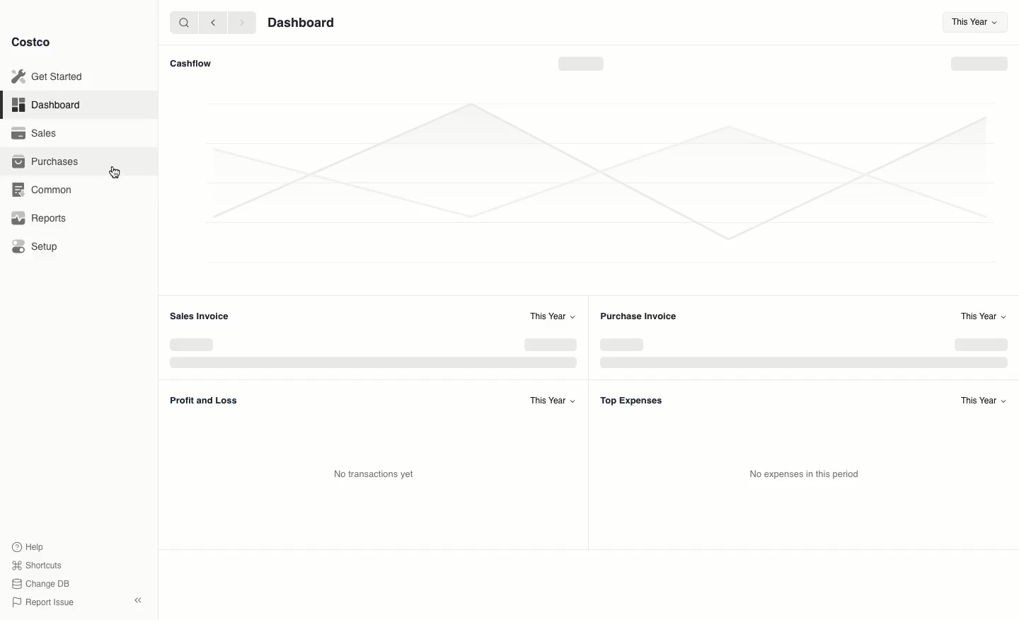  I want to click on Sales Invoice, so click(198, 315).